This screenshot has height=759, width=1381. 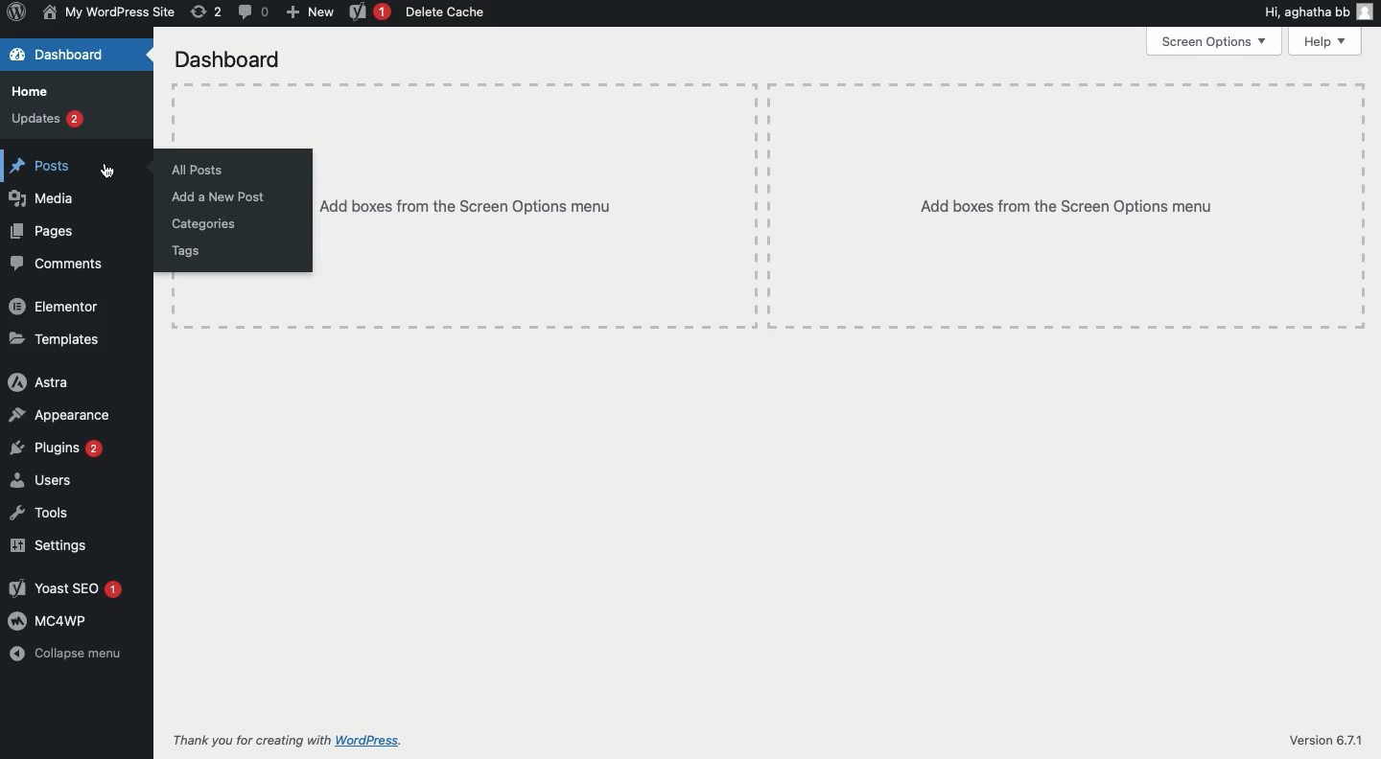 What do you see at coordinates (43, 232) in the screenshot?
I see `Pages` at bounding box center [43, 232].